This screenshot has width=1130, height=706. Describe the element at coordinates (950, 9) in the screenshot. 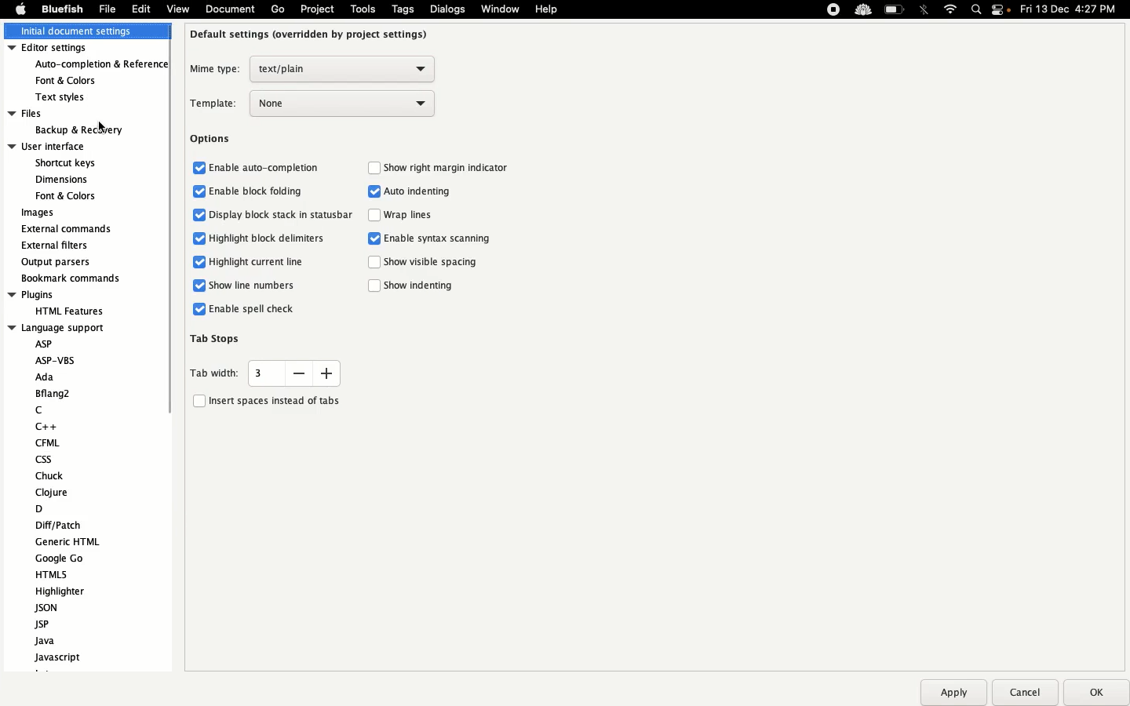

I see `Internet` at that location.